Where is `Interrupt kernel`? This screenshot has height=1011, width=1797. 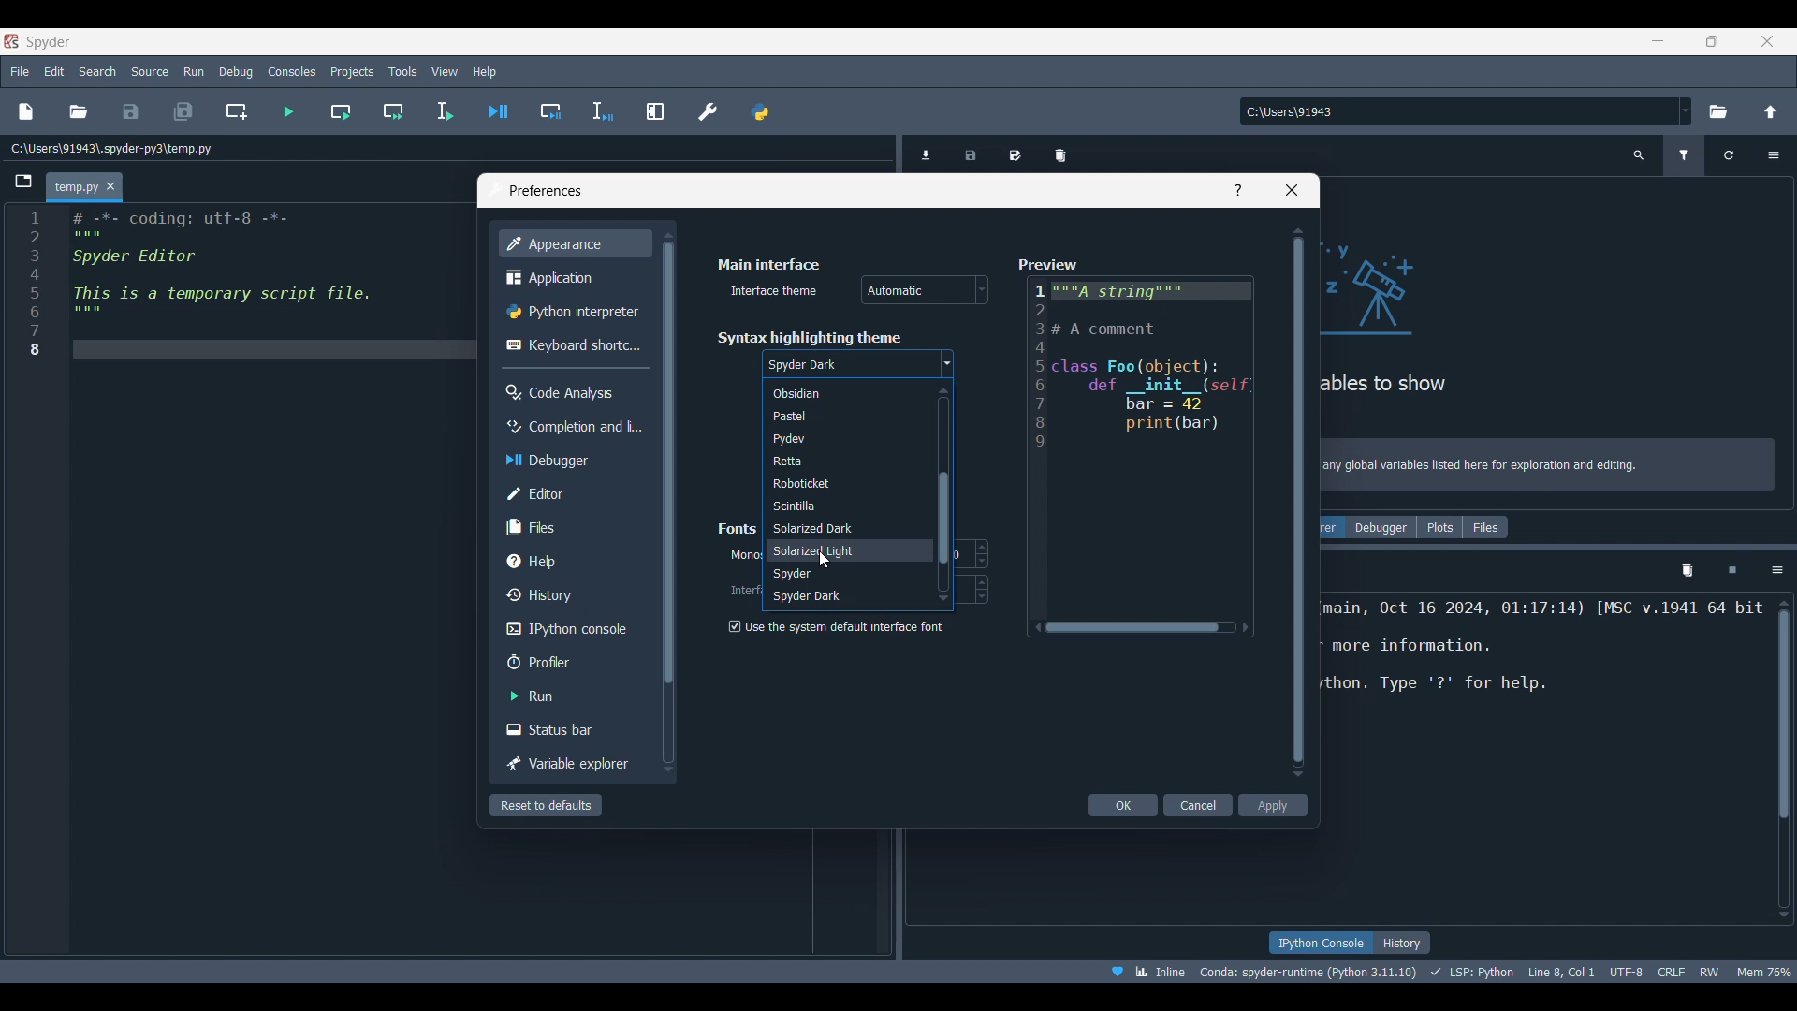
Interrupt kernel is located at coordinates (1732, 571).